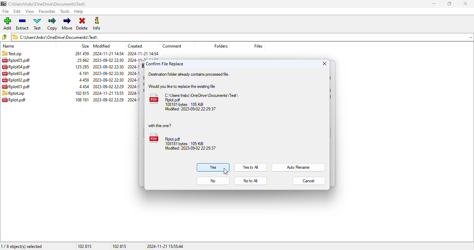 This screenshot has width=474, height=250. Describe the element at coordinates (18, 67) in the screenshot. I see `RplotO4.pdf` at that location.